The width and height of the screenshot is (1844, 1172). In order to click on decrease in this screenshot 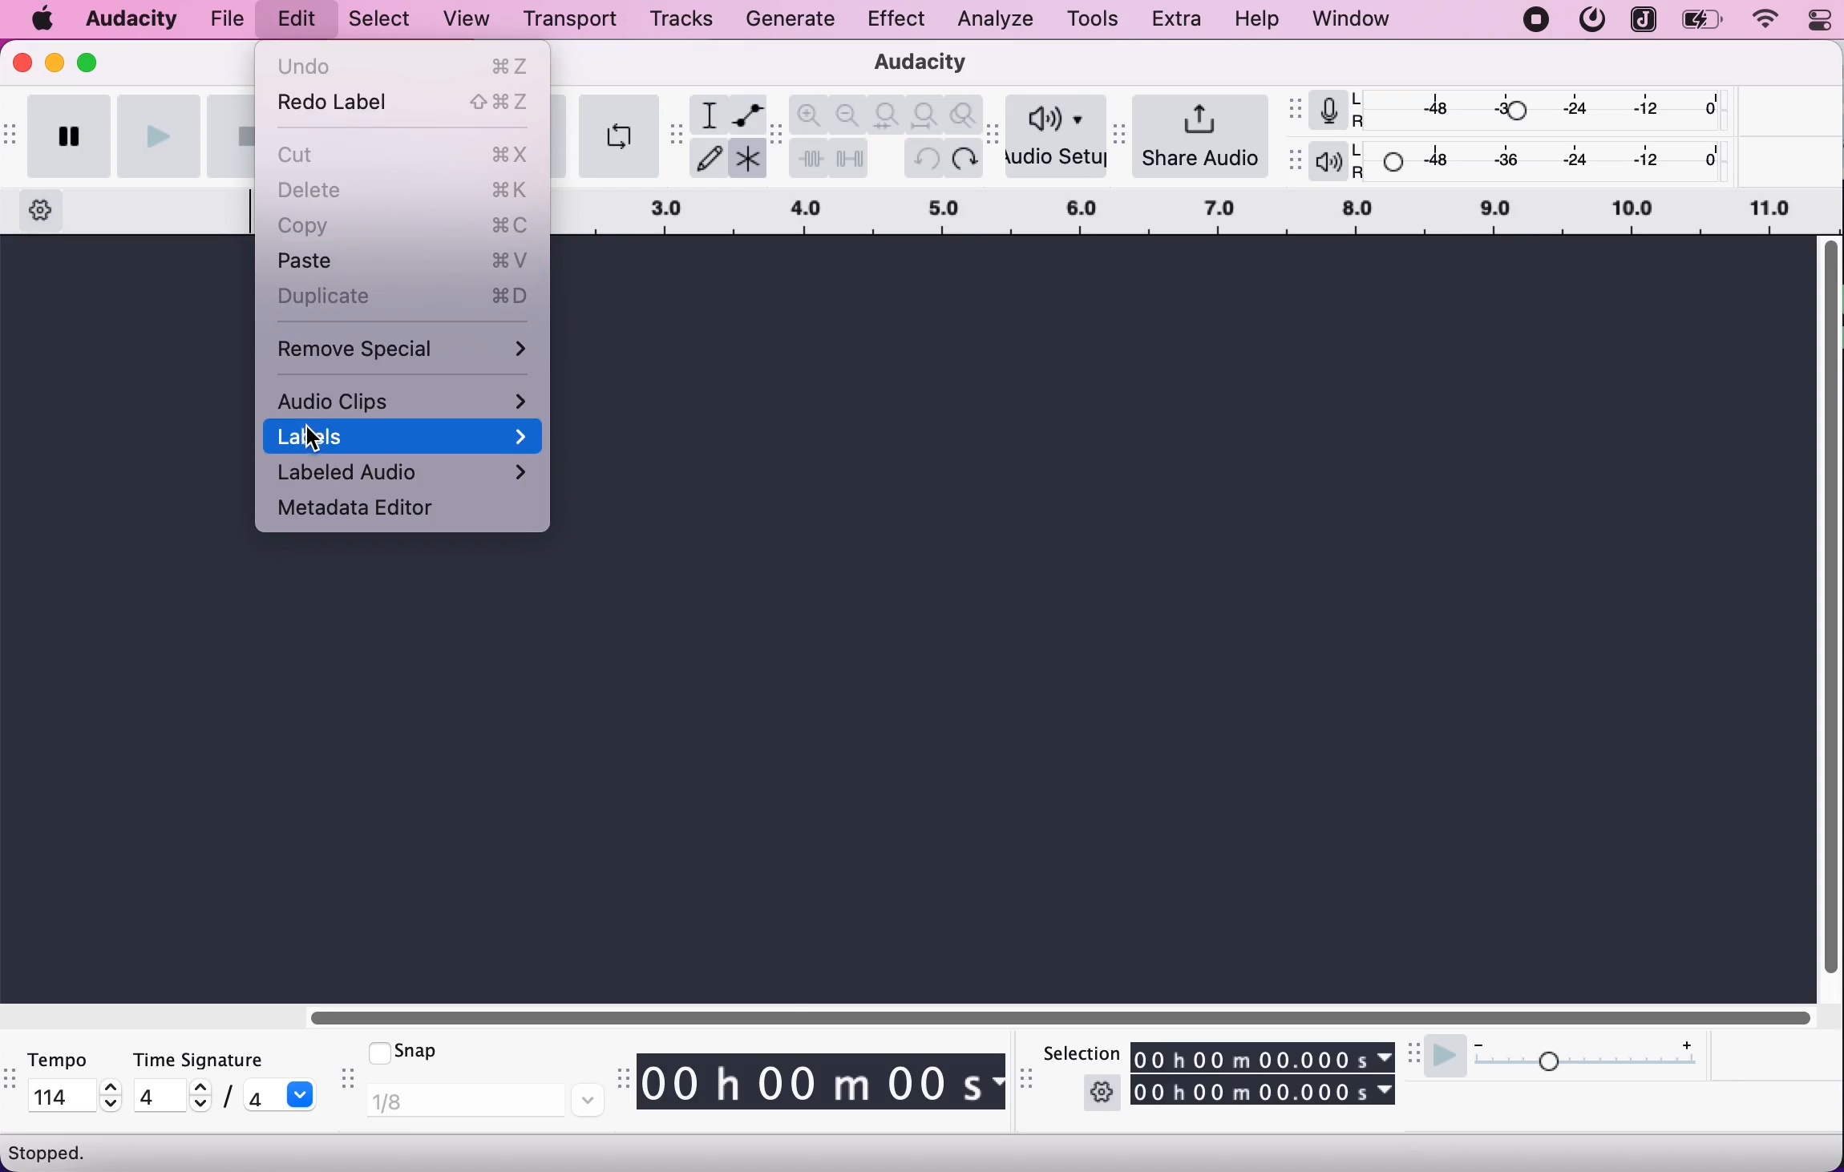, I will do `click(197, 1106)`.